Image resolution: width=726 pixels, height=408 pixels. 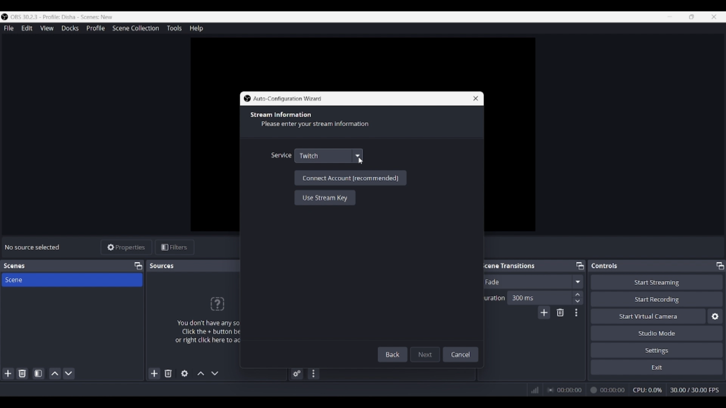 I want to click on Cancel, so click(x=461, y=354).